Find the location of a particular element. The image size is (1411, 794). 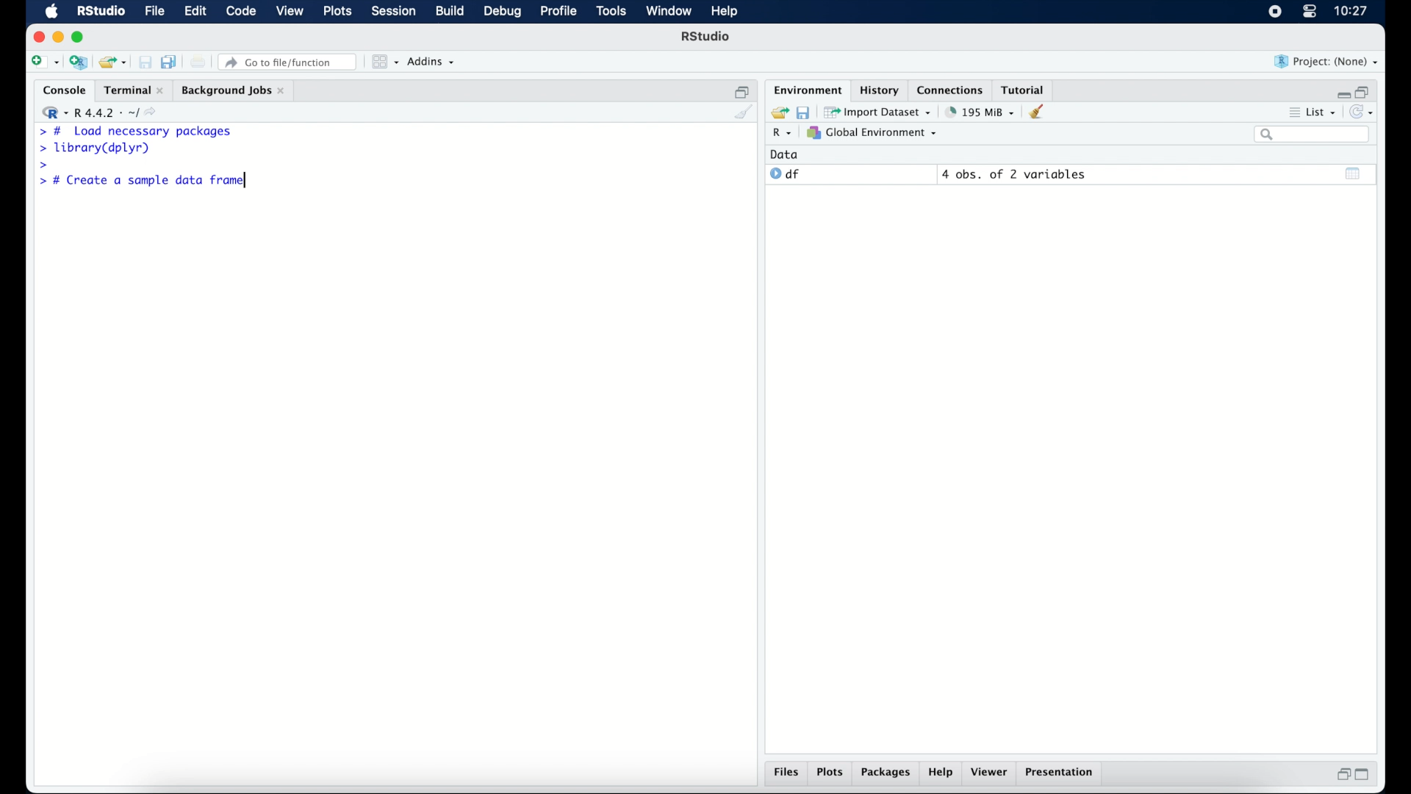

restore down is located at coordinates (1341, 776).